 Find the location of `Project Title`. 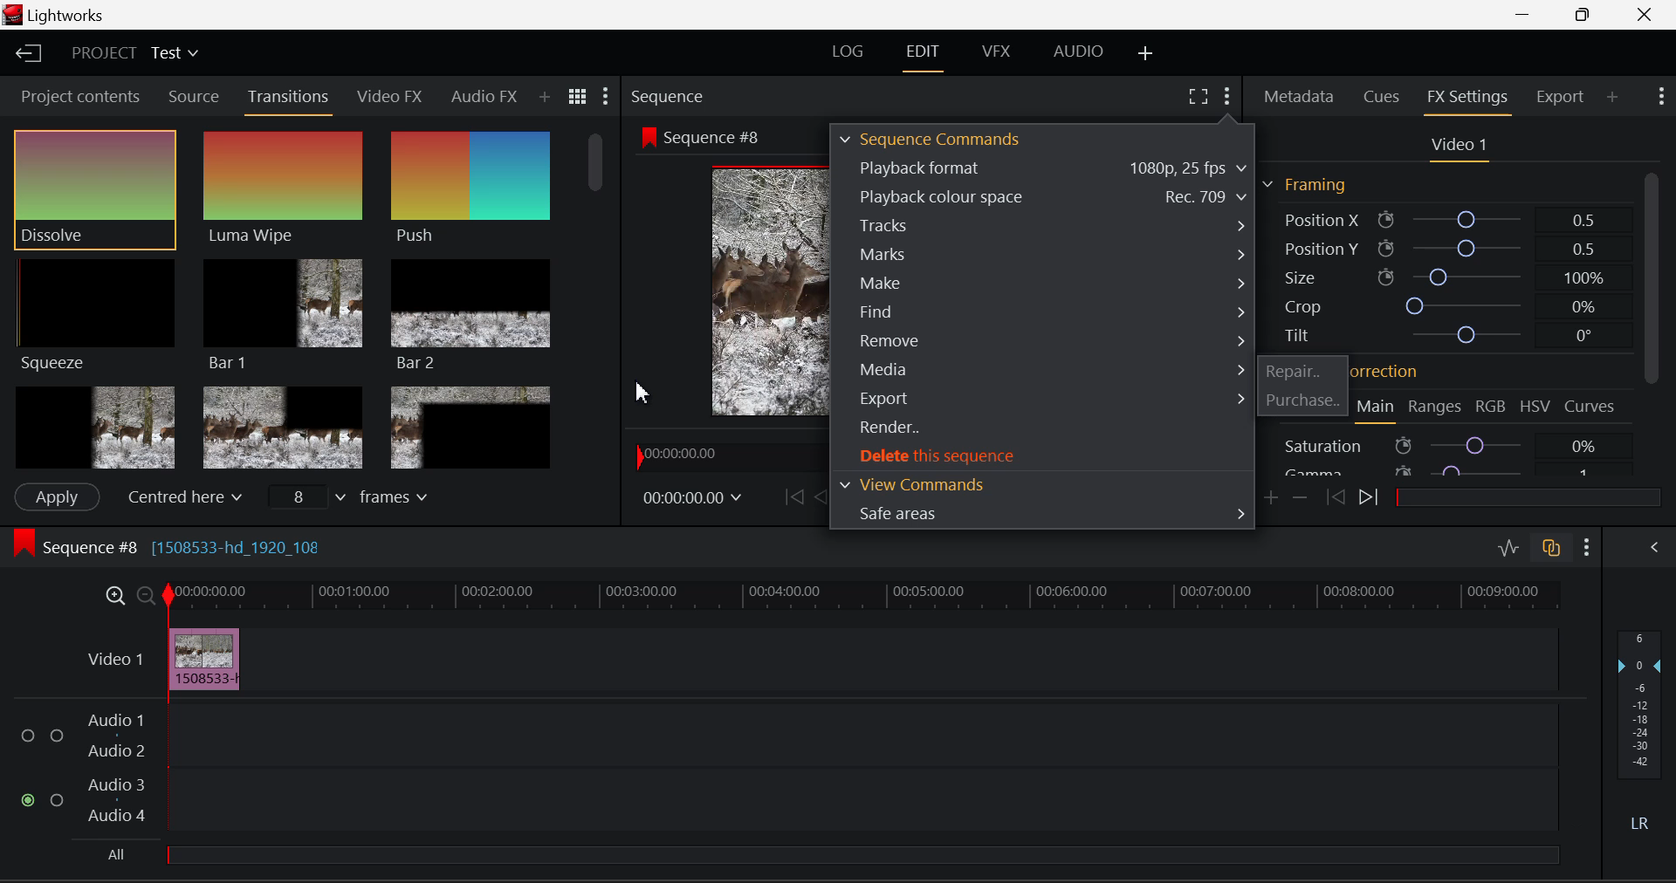

Project Title is located at coordinates (132, 52).